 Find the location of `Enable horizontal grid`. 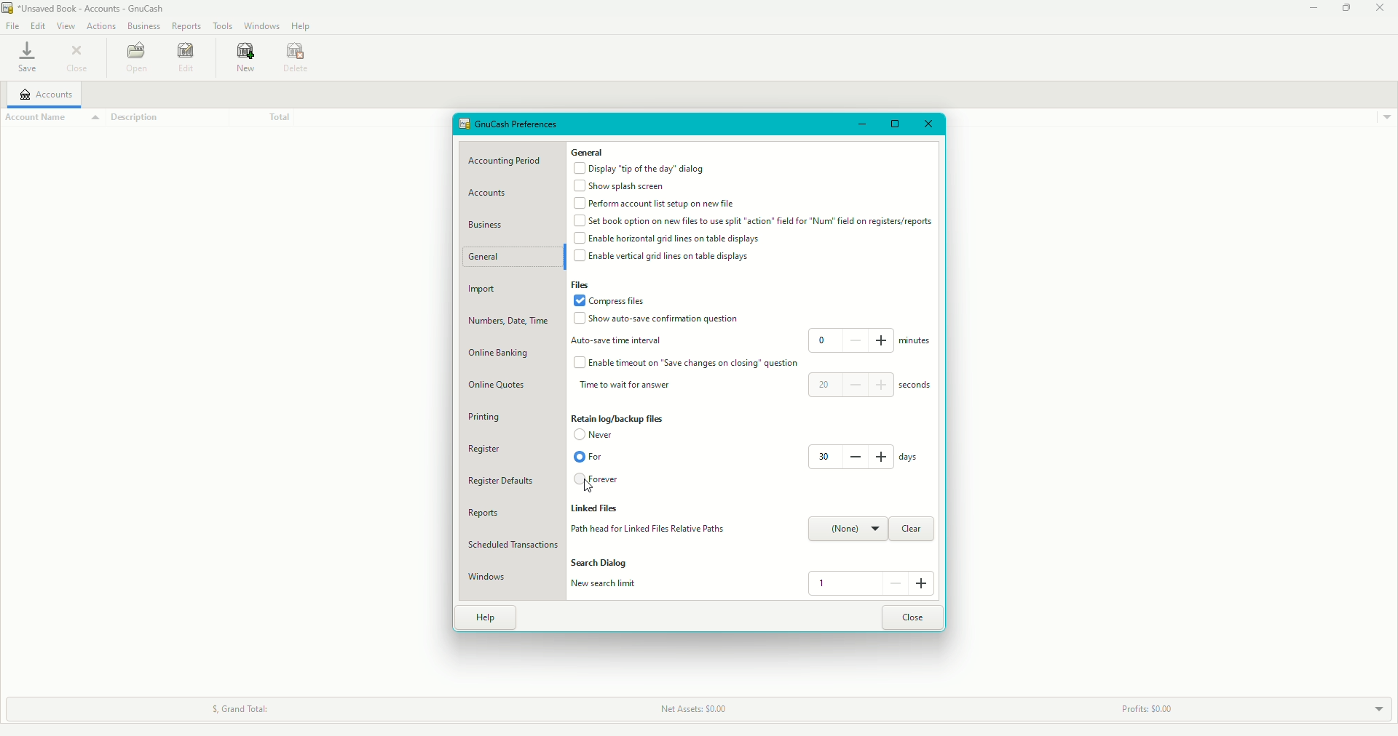

Enable horizontal grid is located at coordinates (670, 239).